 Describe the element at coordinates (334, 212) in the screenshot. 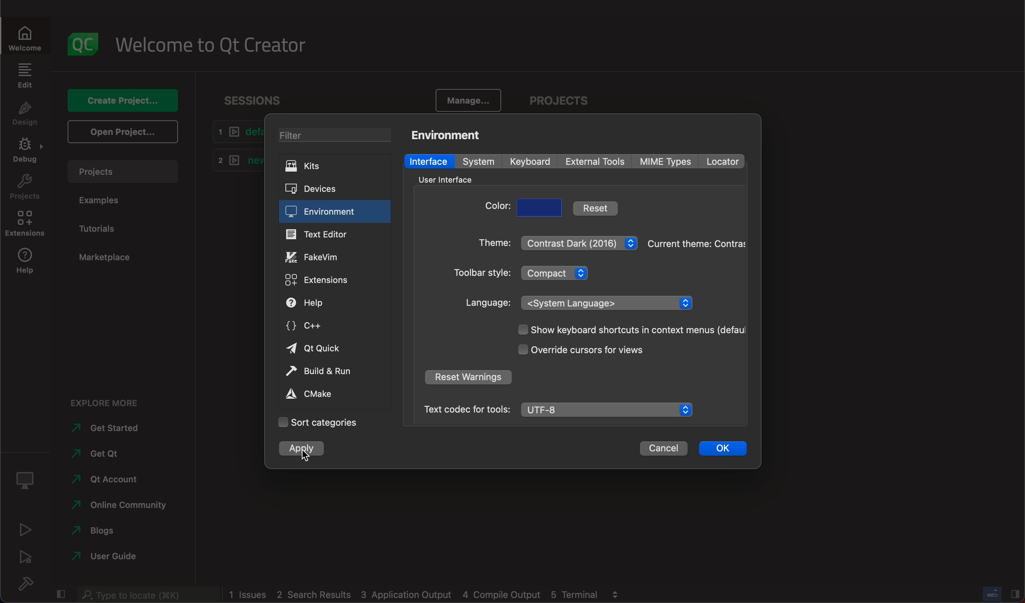

I see `environment` at that location.